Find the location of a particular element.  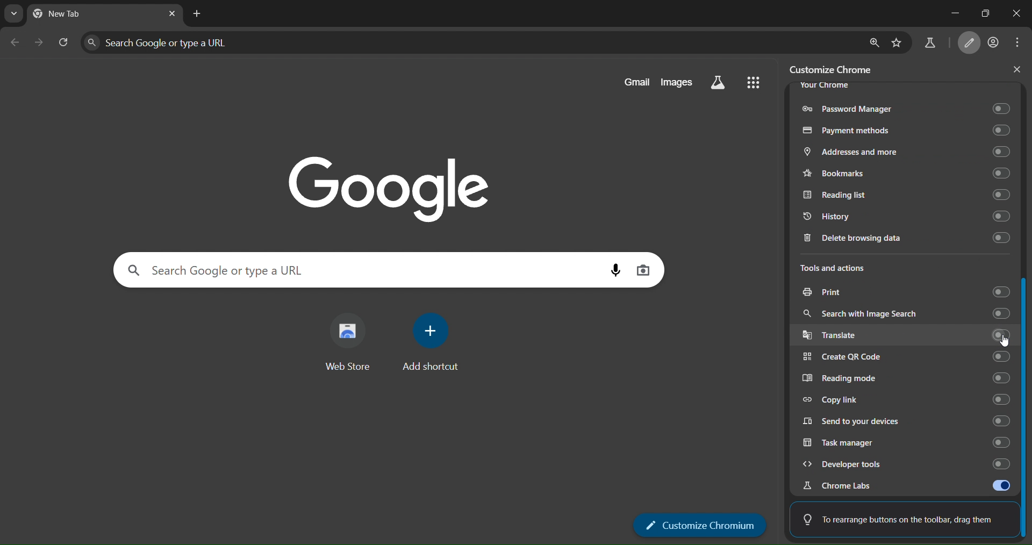

history is located at coordinates (910, 216).